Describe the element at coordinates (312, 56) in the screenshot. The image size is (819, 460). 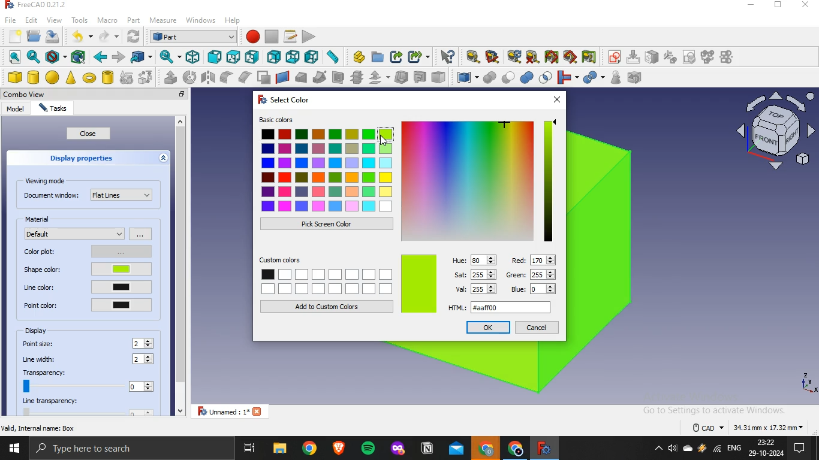
I see `left` at that location.